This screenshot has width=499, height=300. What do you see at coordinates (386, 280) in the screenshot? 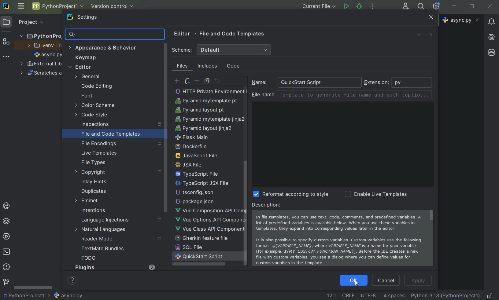
I see `cancel` at bounding box center [386, 280].